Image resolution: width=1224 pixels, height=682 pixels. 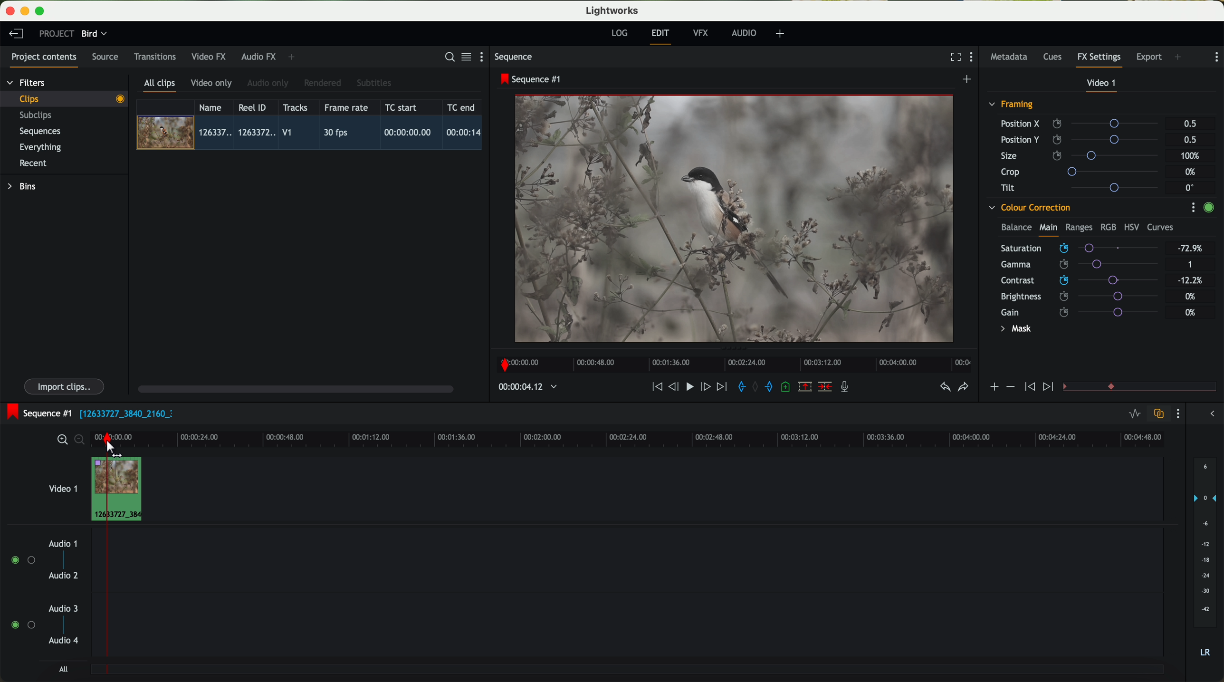 I want to click on log, so click(x=619, y=33).